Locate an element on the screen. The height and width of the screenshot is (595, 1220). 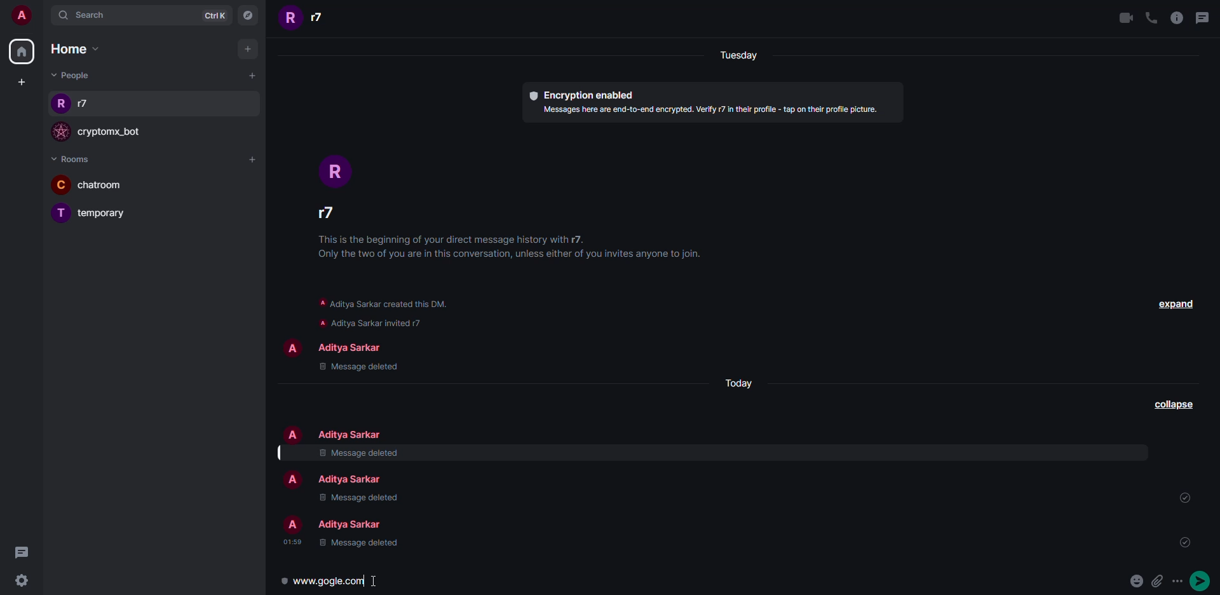
encryption enabled is located at coordinates (582, 93).